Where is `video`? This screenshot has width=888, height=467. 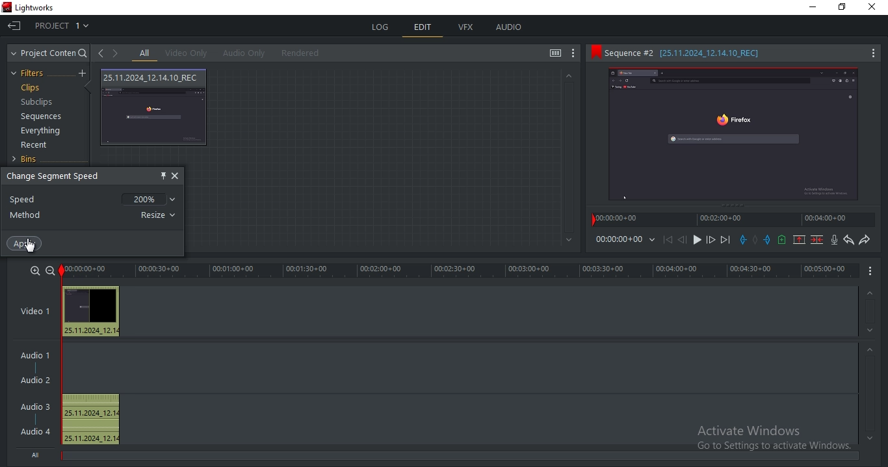 video is located at coordinates (155, 108).